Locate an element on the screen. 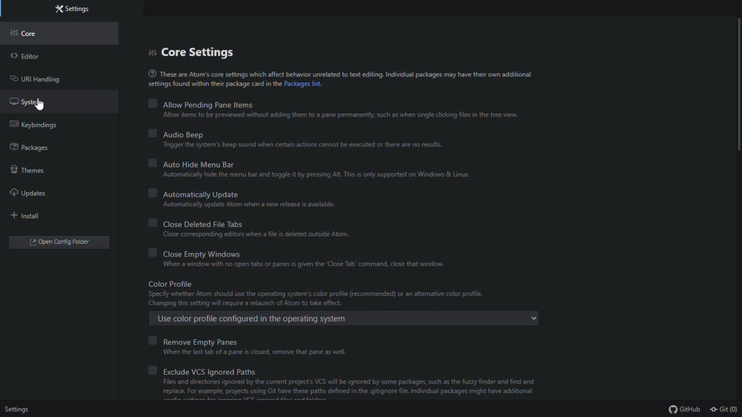 The image size is (742, 417). Allow items to be previewed without adding them to a pane permanently, such as when single clicking files in the tree view. is located at coordinates (341, 115).